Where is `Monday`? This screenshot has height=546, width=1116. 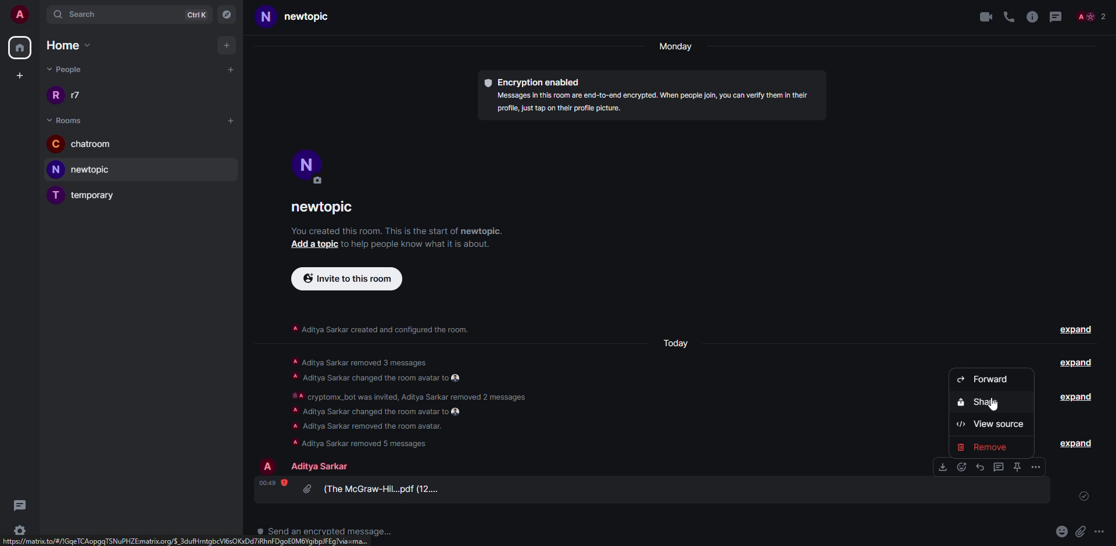
Monday is located at coordinates (677, 47).